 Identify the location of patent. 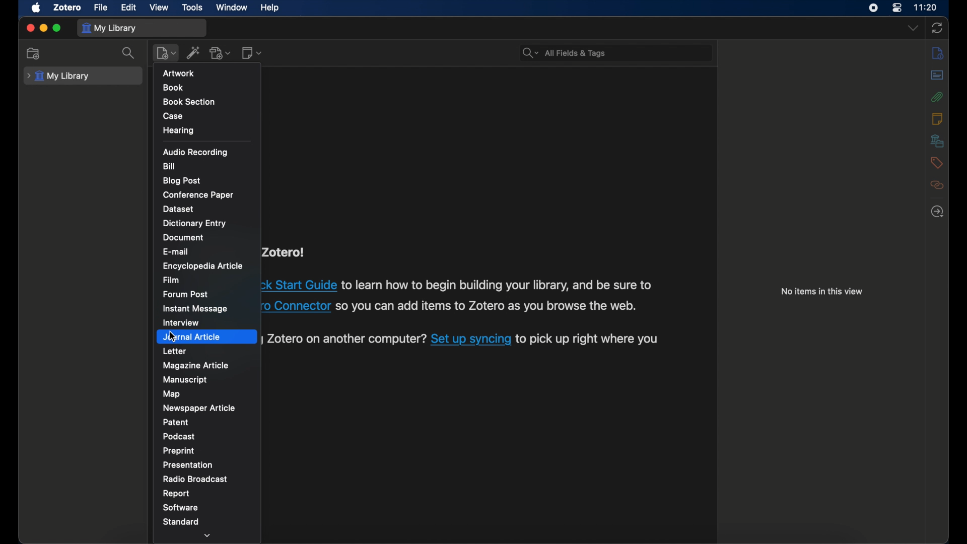
(176, 422).